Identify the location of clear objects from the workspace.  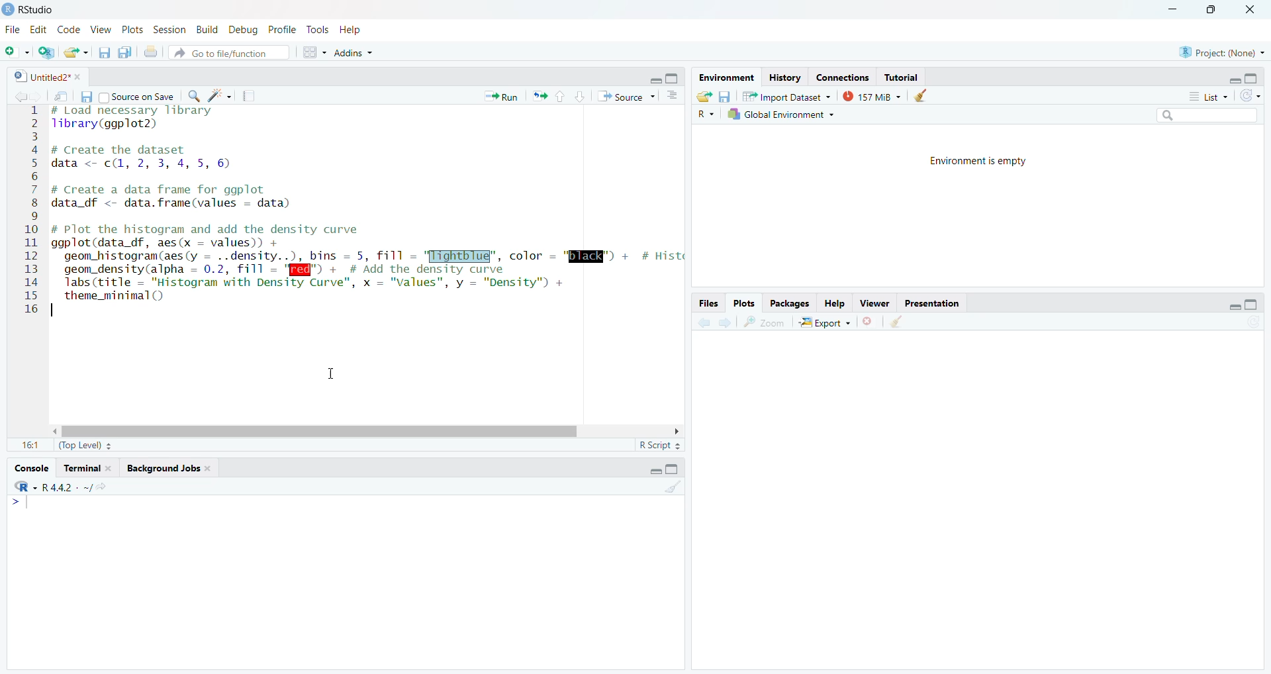
(924, 96).